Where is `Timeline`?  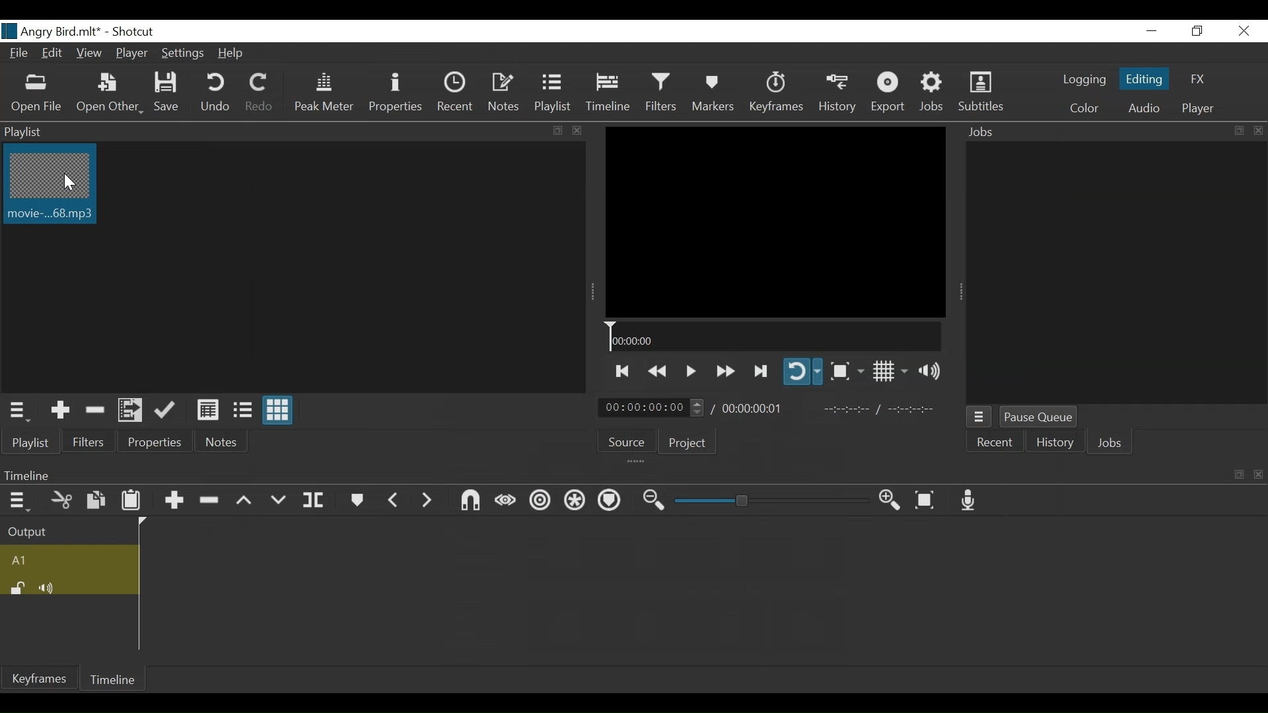
Timeline is located at coordinates (112, 679).